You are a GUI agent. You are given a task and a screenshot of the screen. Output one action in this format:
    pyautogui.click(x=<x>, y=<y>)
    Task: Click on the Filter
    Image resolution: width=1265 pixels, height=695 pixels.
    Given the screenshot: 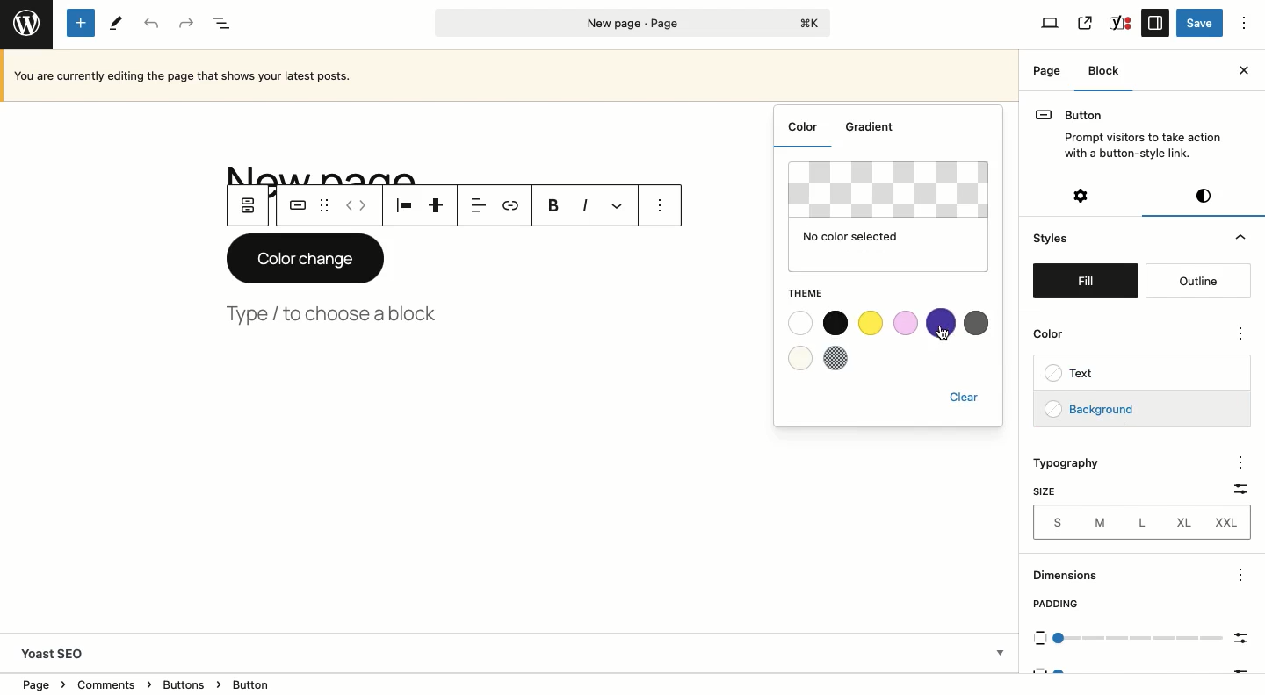 What is the action you would take?
    pyautogui.click(x=1235, y=489)
    